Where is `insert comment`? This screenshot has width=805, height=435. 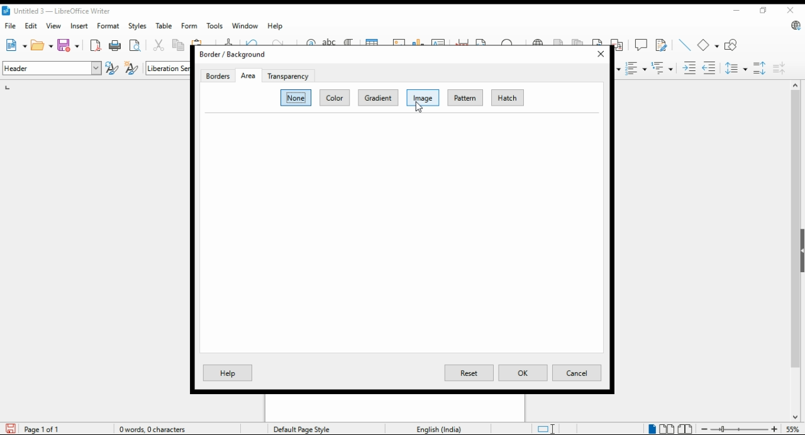 insert comment is located at coordinates (641, 44).